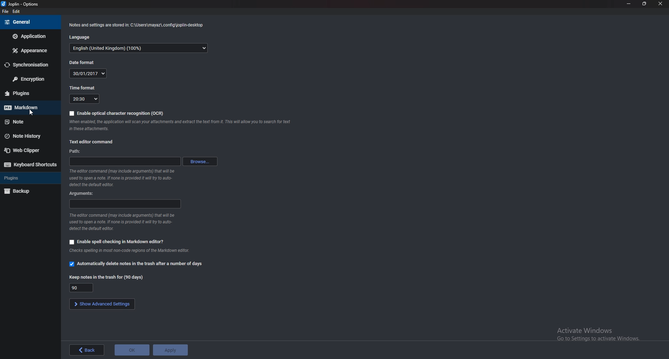  What do you see at coordinates (5, 12) in the screenshot?
I see `file` at bounding box center [5, 12].